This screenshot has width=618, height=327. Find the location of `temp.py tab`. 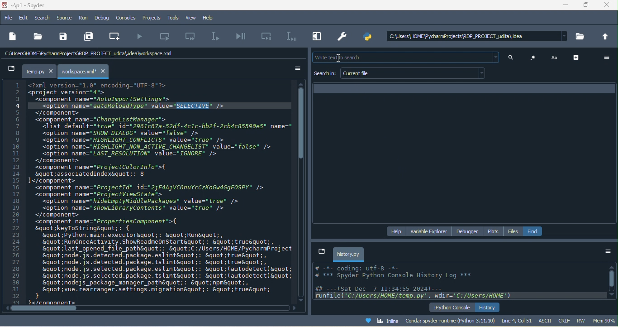

temp.py tab is located at coordinates (40, 72).